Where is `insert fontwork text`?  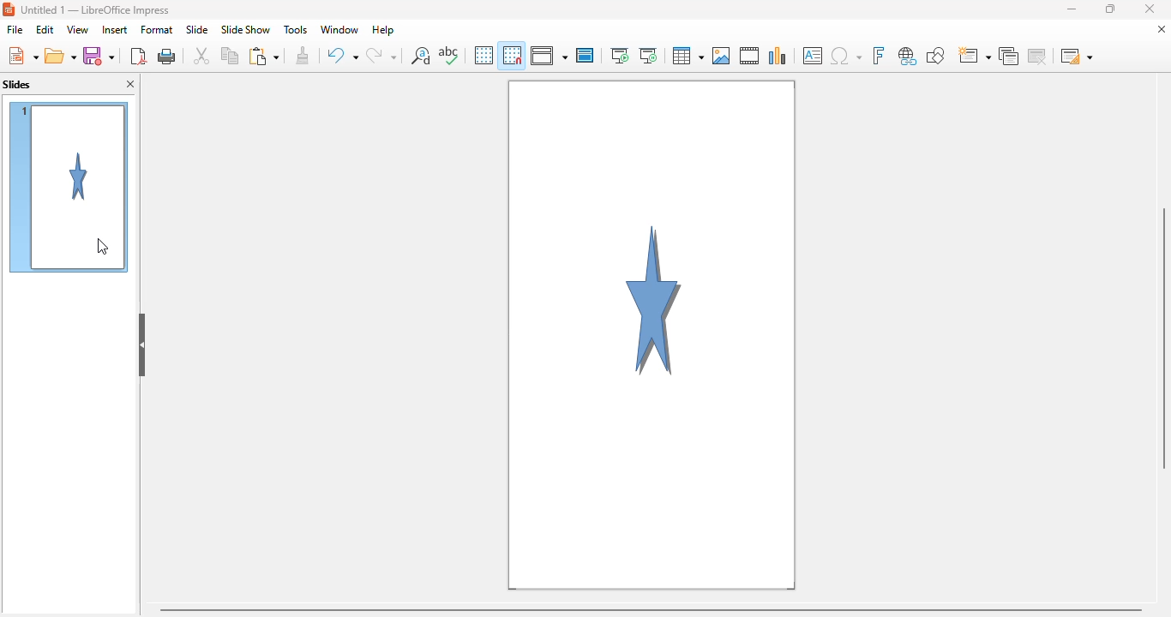
insert fontwork text is located at coordinates (879, 55).